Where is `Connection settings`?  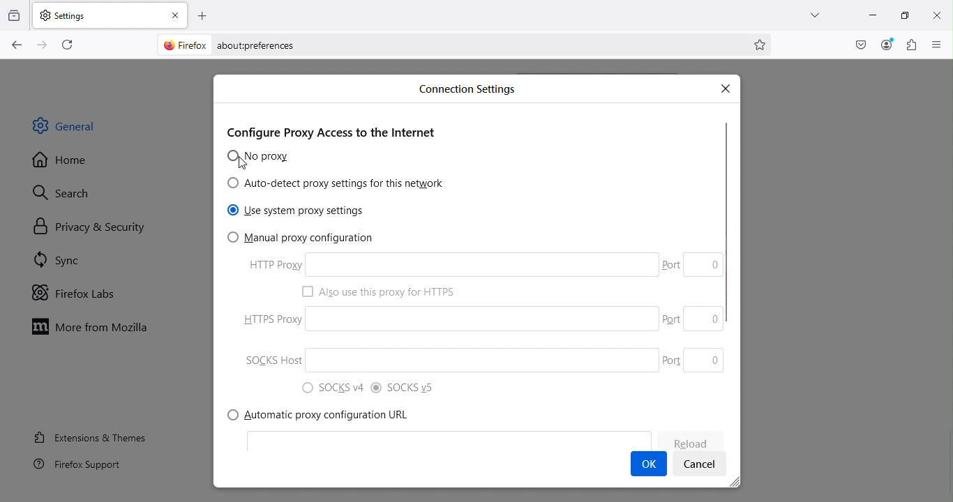 Connection settings is located at coordinates (473, 91).